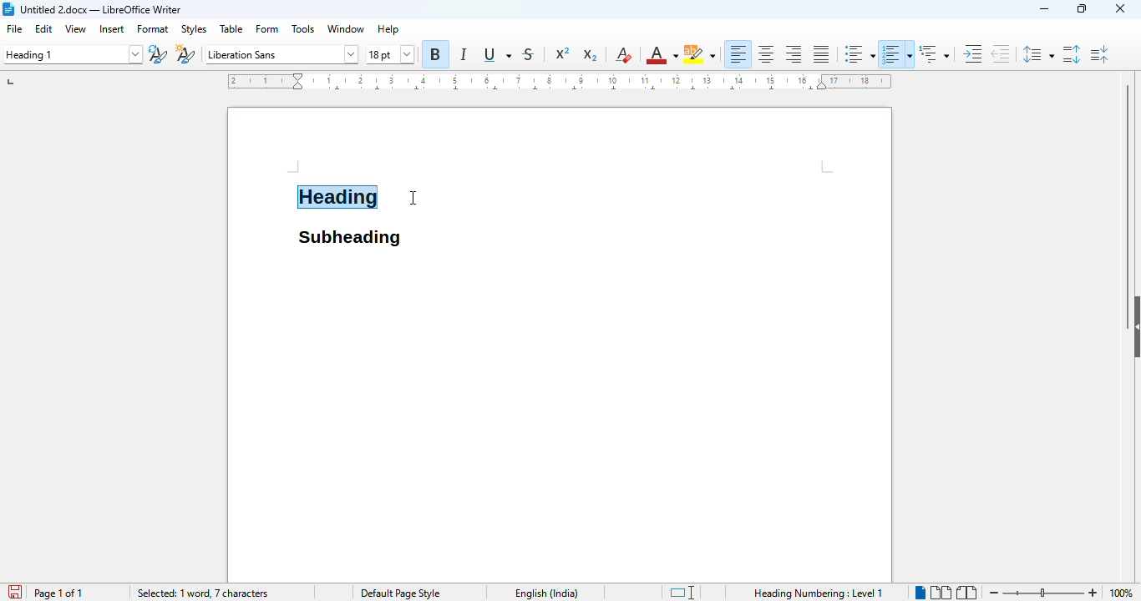 Image resolution: width=1141 pixels, height=601 pixels. What do you see at coordinates (1123, 593) in the screenshot?
I see `zoom factor` at bounding box center [1123, 593].